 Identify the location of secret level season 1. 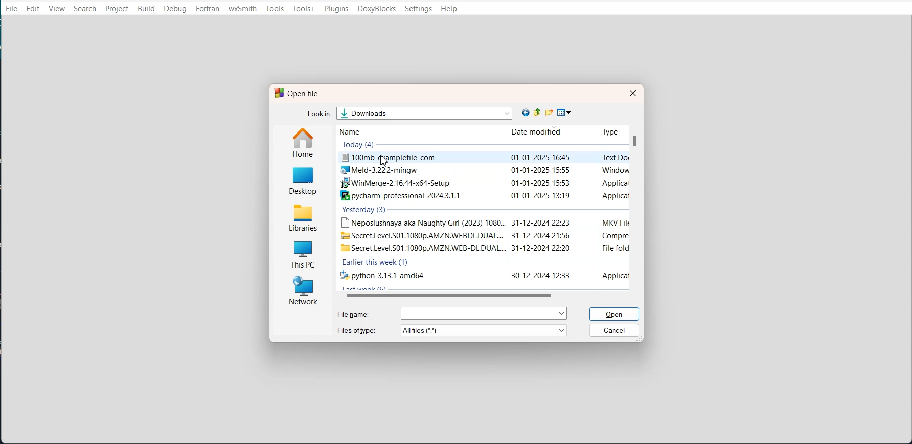
(483, 235).